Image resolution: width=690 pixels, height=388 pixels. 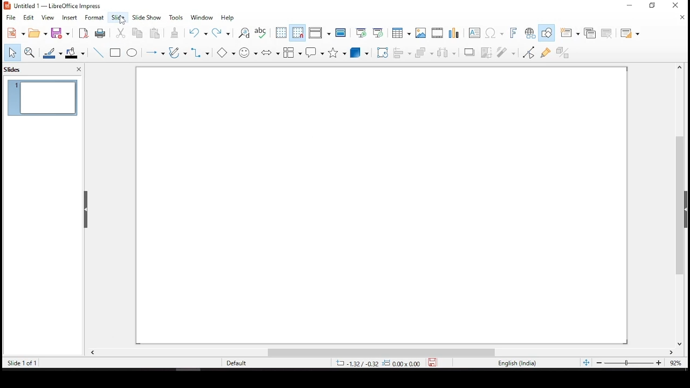 I want to click on line, so click(x=99, y=52).